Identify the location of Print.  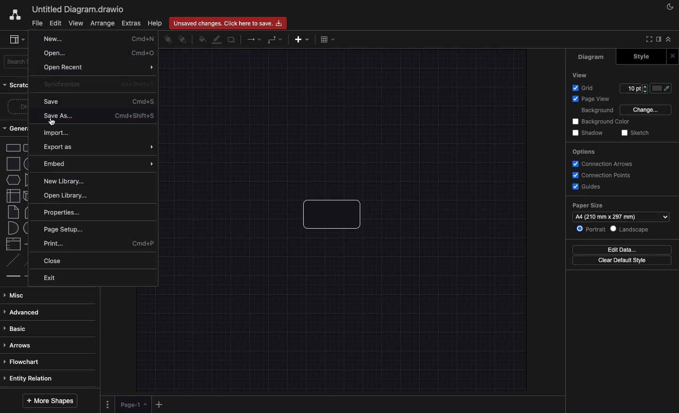
(100, 244).